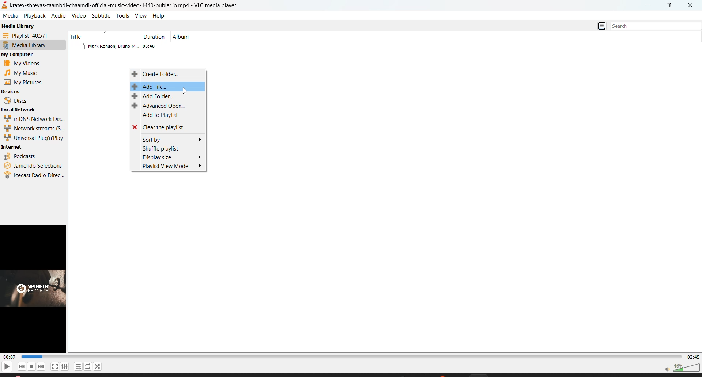 Image resolution: width=702 pixels, height=377 pixels. I want to click on random, so click(96, 366).